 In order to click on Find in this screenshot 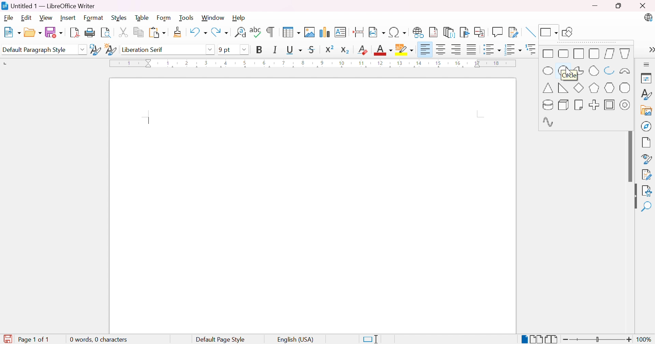, I will do `click(646, 207)`.